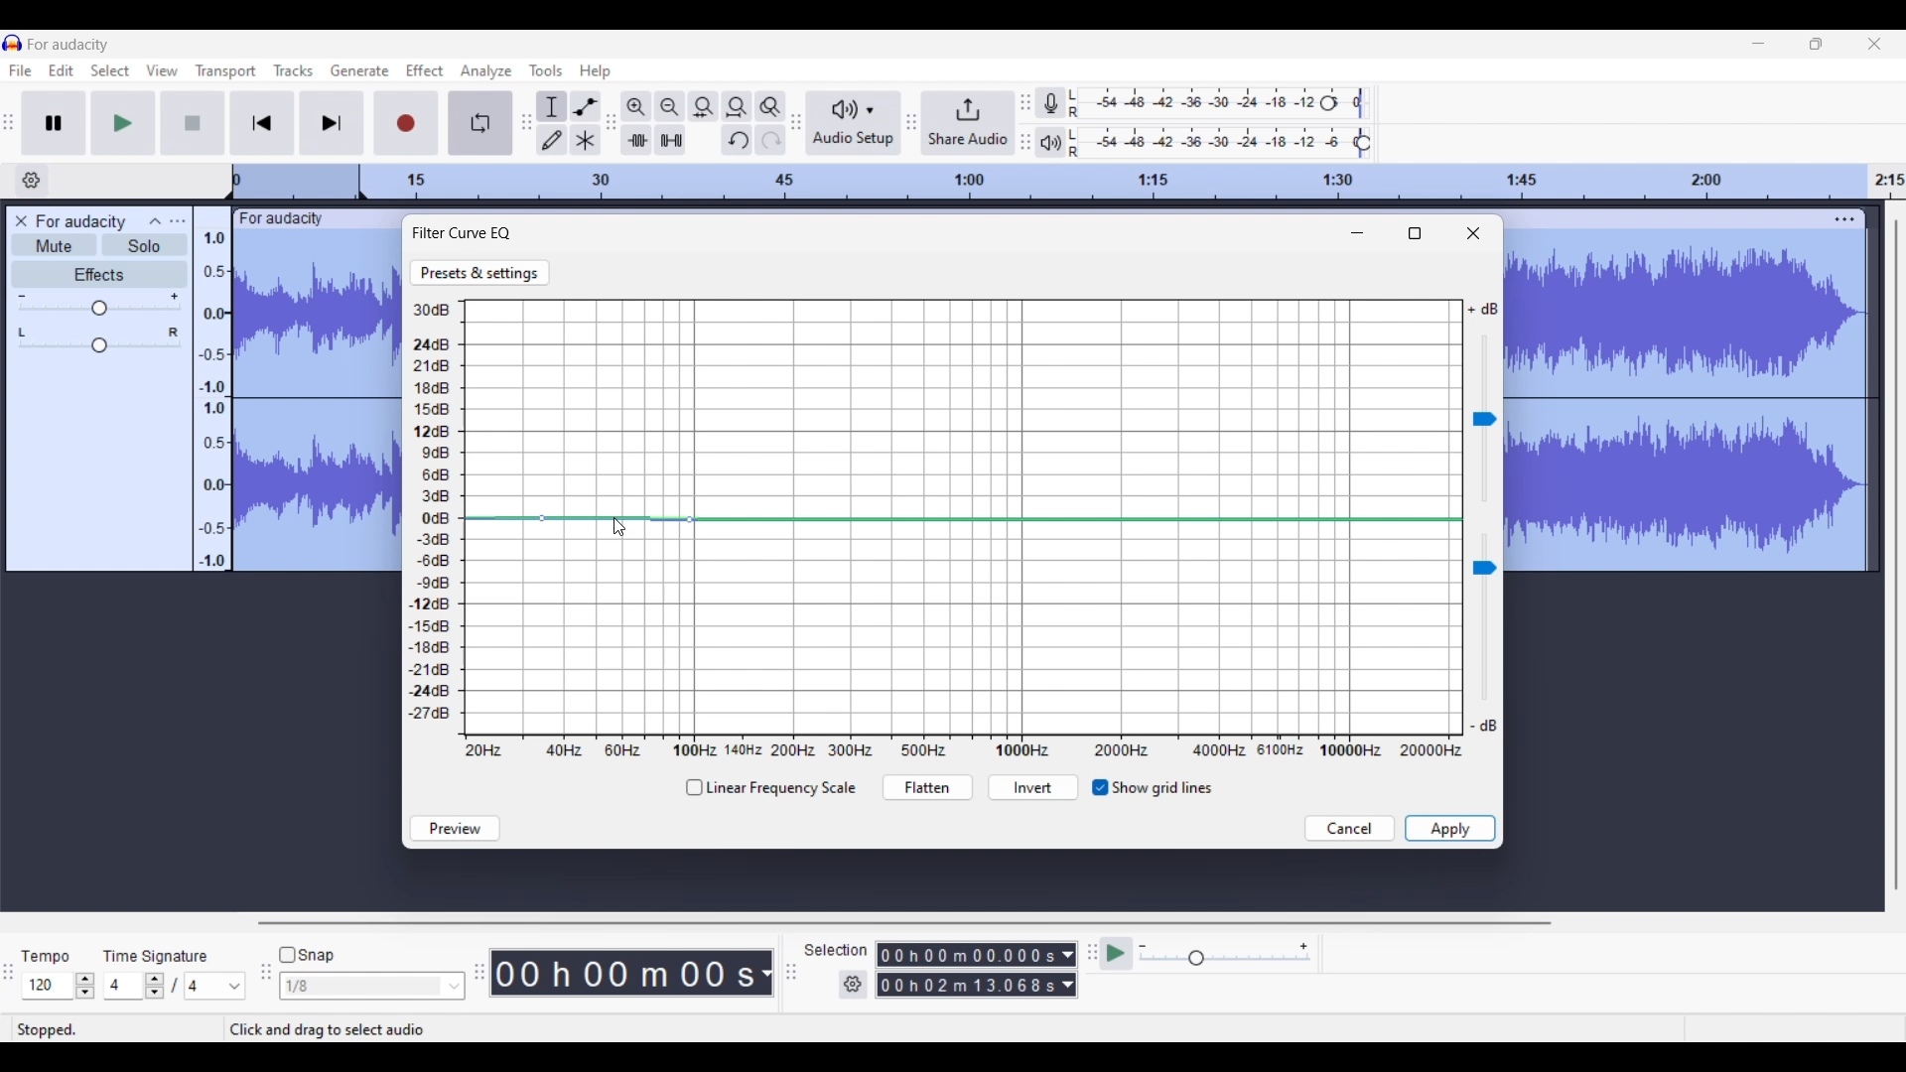  What do you see at coordinates (54, 122) in the screenshot?
I see `Pause` at bounding box center [54, 122].